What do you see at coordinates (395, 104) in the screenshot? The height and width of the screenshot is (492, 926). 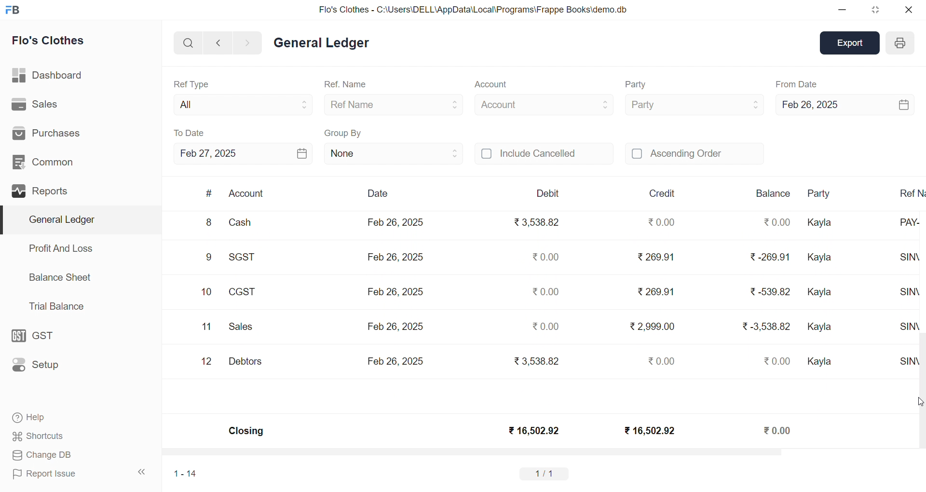 I see `Ref Name` at bounding box center [395, 104].